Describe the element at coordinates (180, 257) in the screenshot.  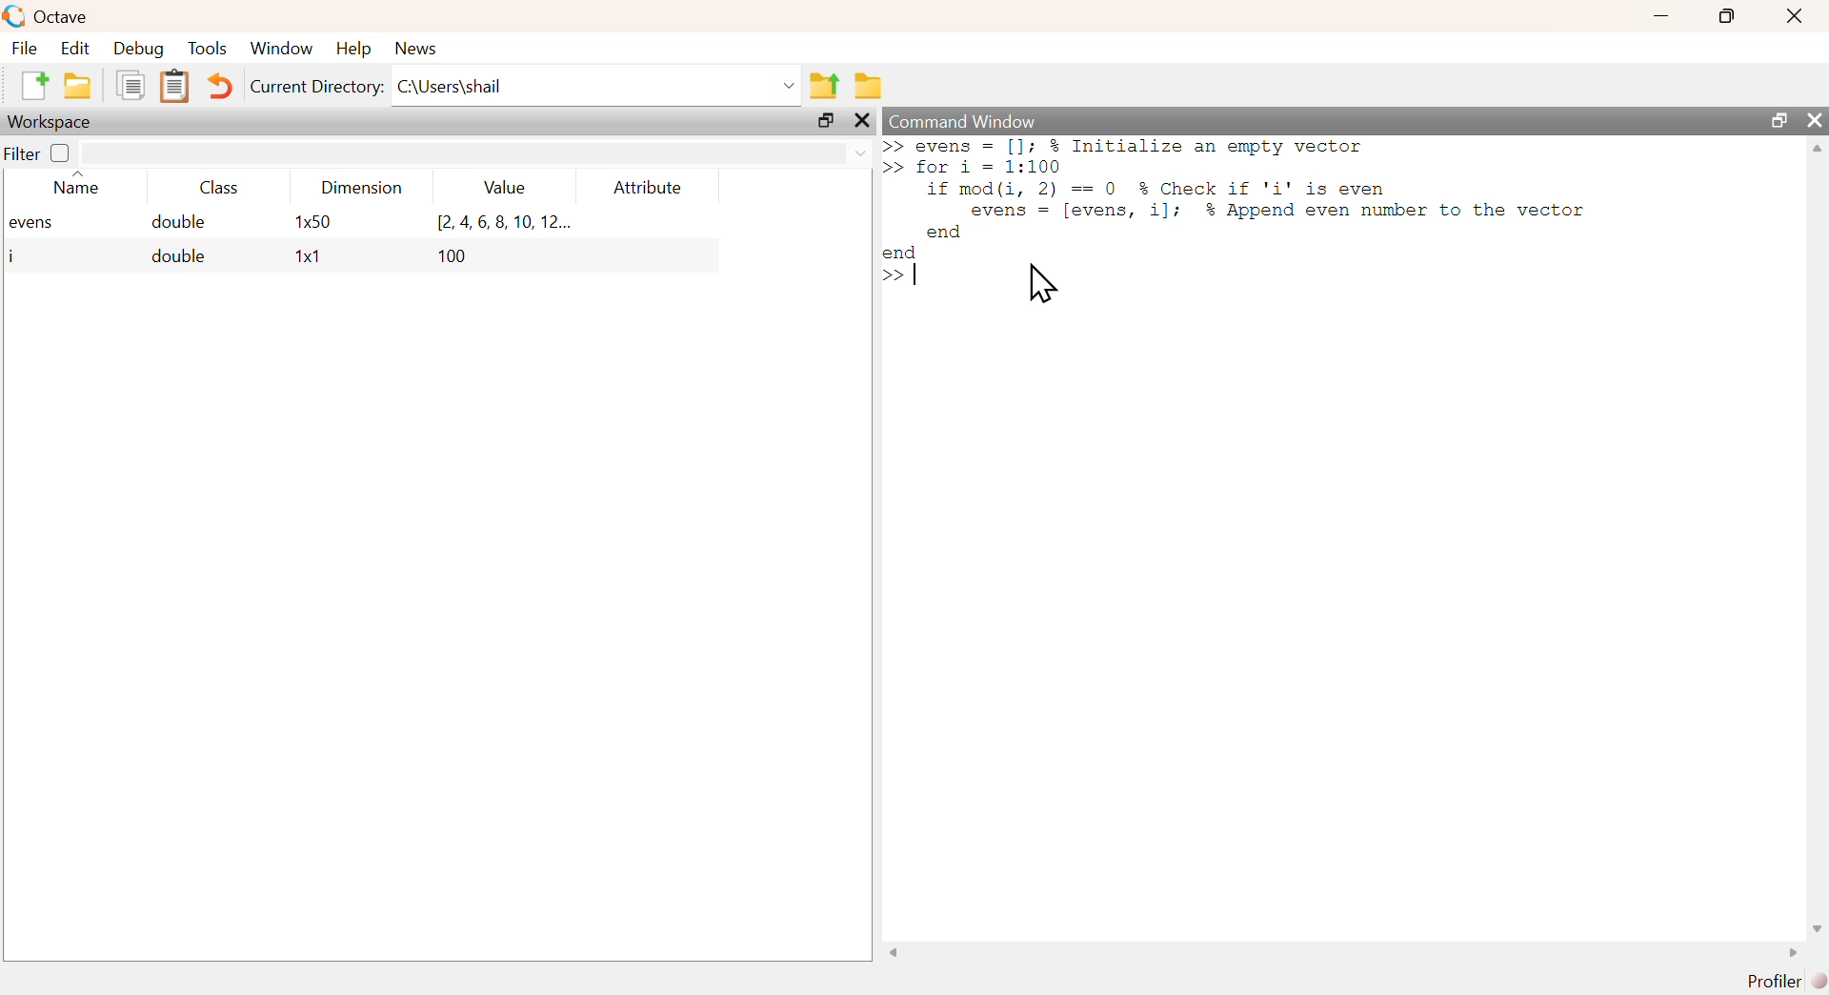
I see `double` at that location.